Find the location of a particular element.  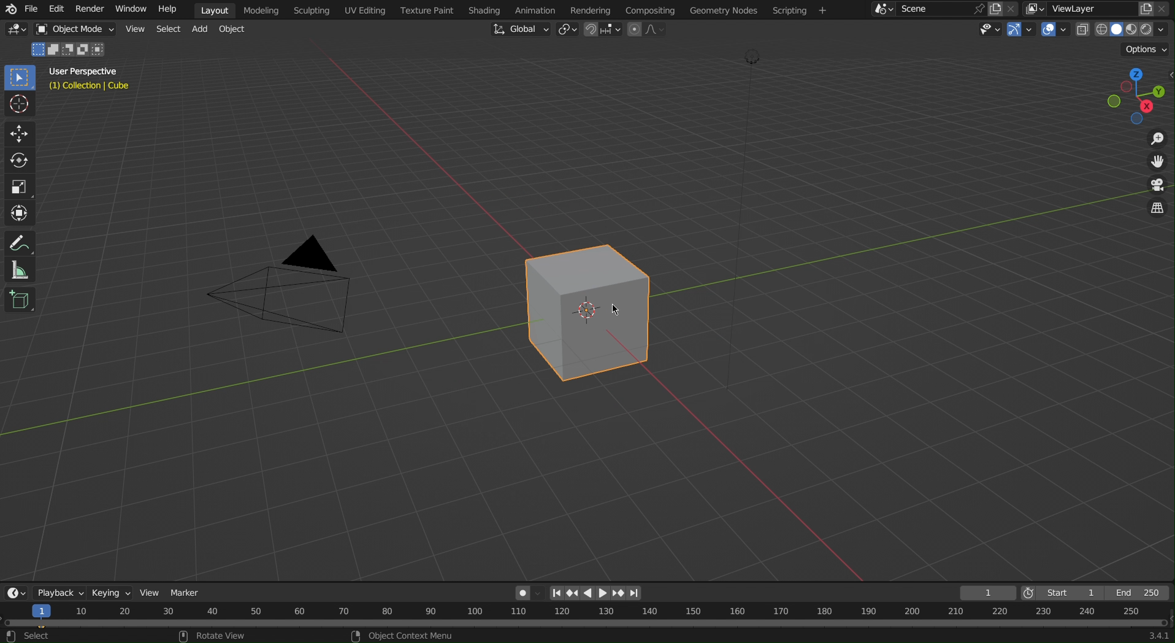

Blend logo is located at coordinates (9, 9).